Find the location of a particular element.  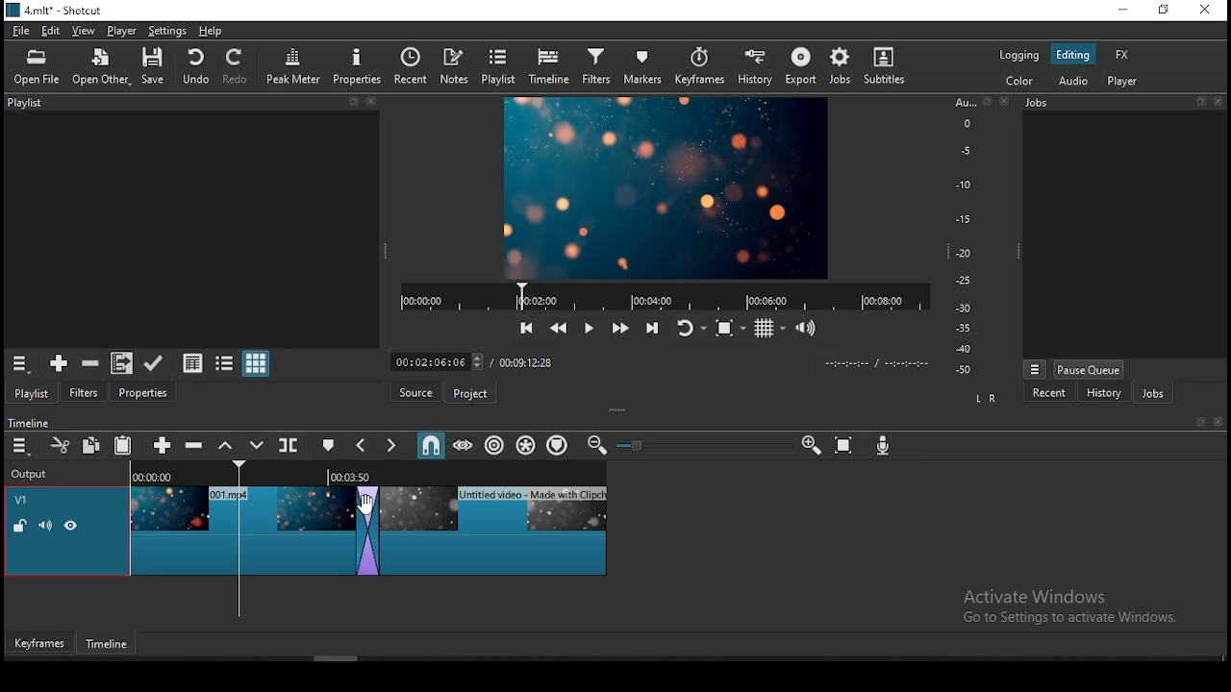

cut is located at coordinates (59, 444).